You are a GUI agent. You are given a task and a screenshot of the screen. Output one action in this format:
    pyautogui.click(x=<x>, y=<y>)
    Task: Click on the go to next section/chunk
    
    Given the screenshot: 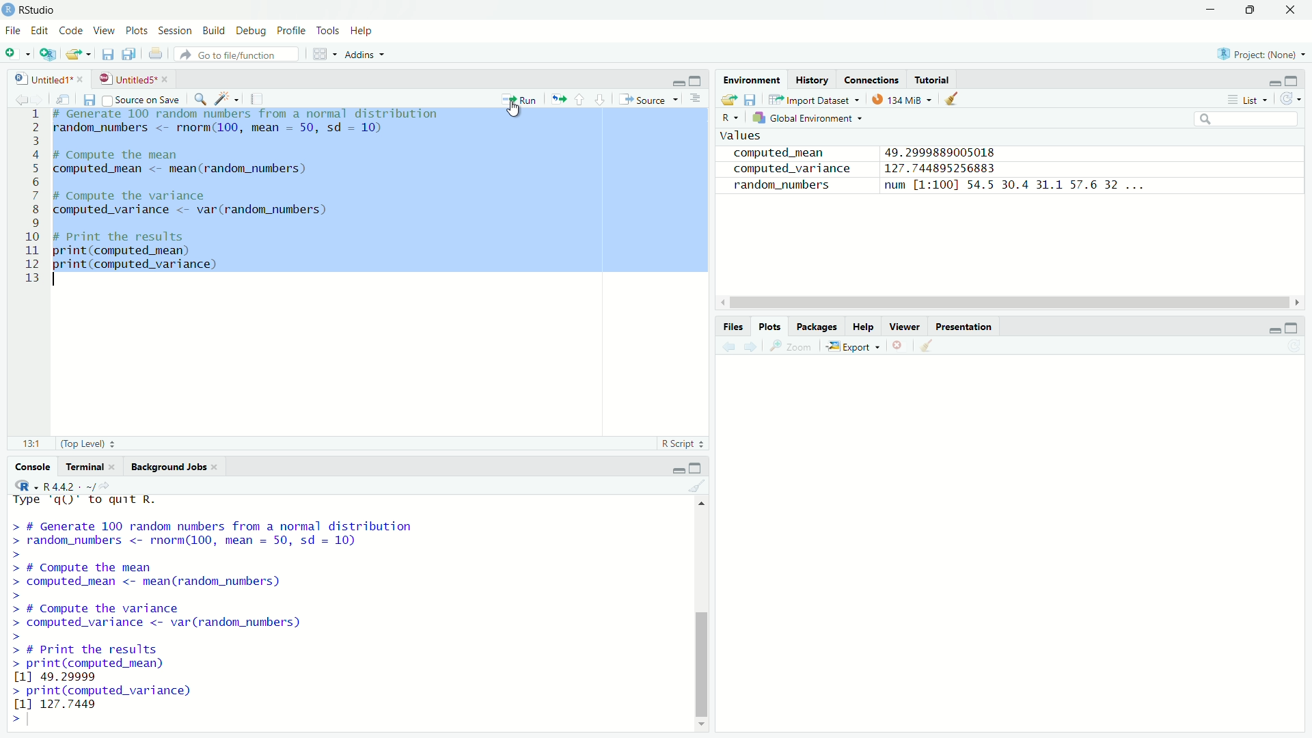 What is the action you would take?
    pyautogui.click(x=601, y=99)
    